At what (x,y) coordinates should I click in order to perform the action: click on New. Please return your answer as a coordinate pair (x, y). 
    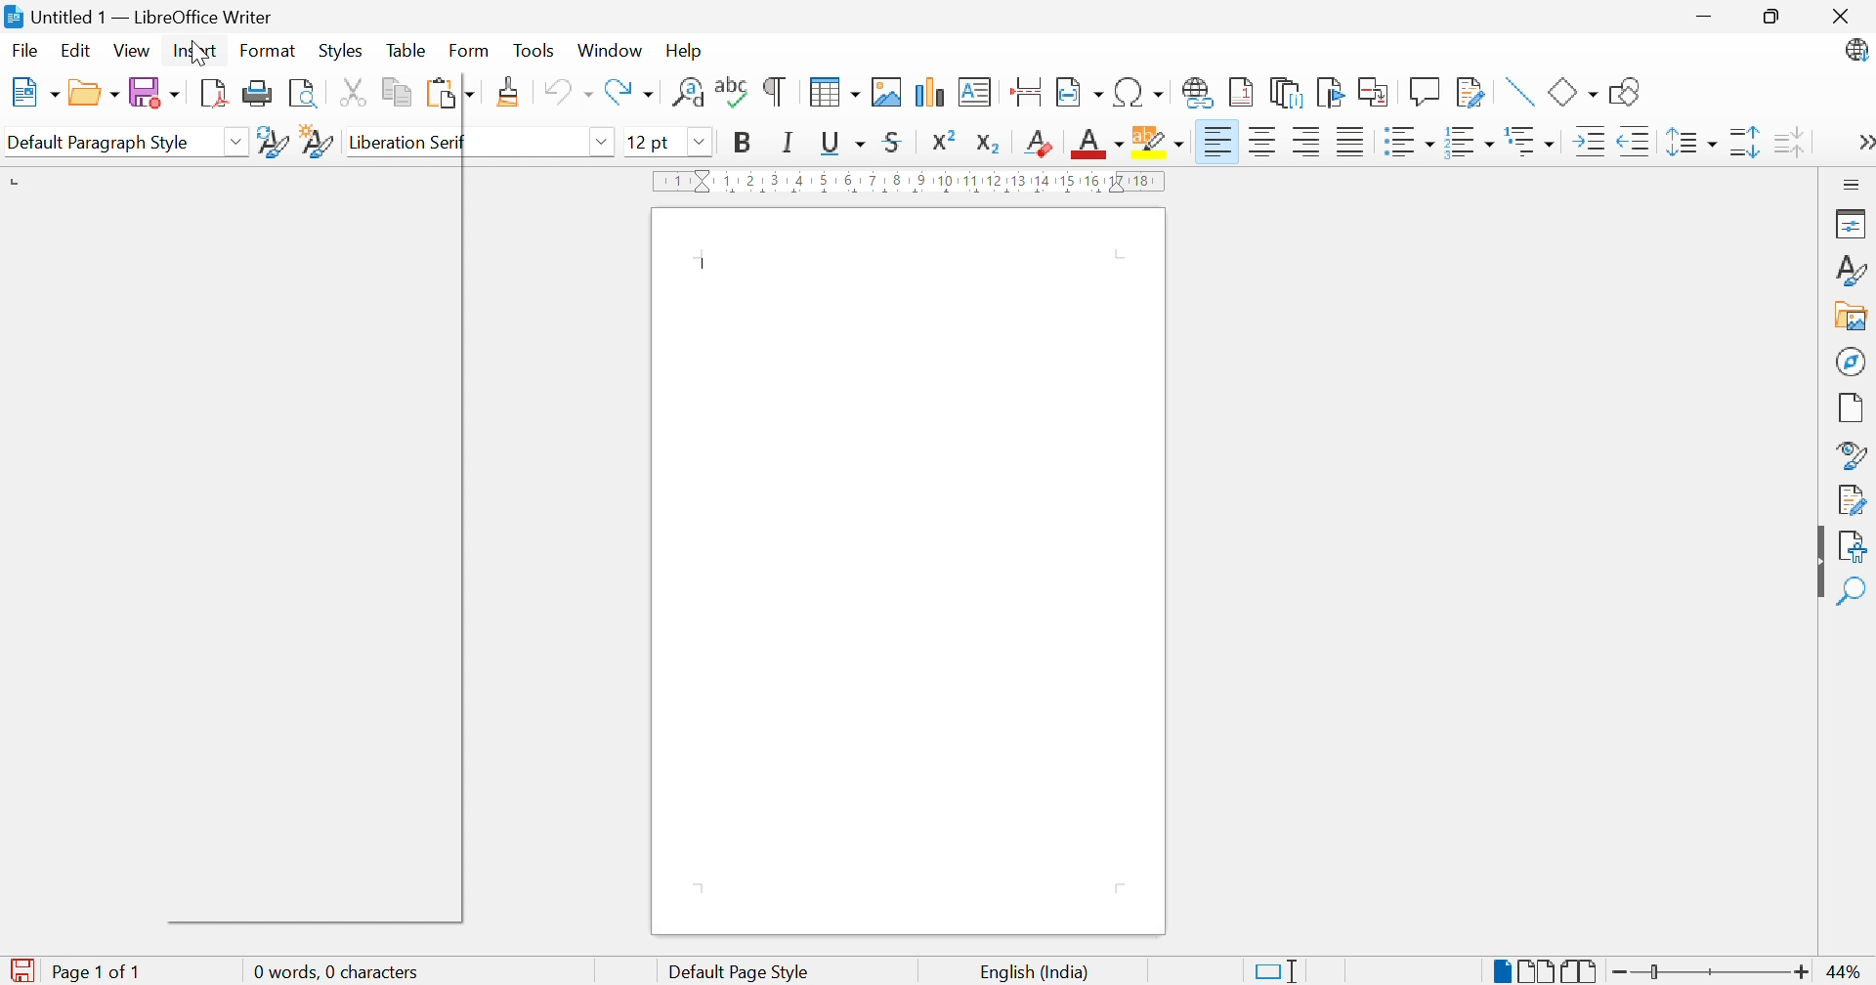
    Looking at the image, I should click on (34, 91).